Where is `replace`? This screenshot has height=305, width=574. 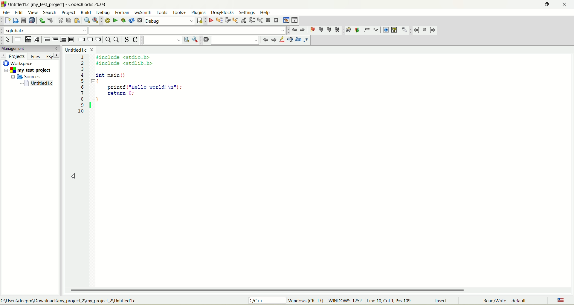 replace is located at coordinates (97, 21).